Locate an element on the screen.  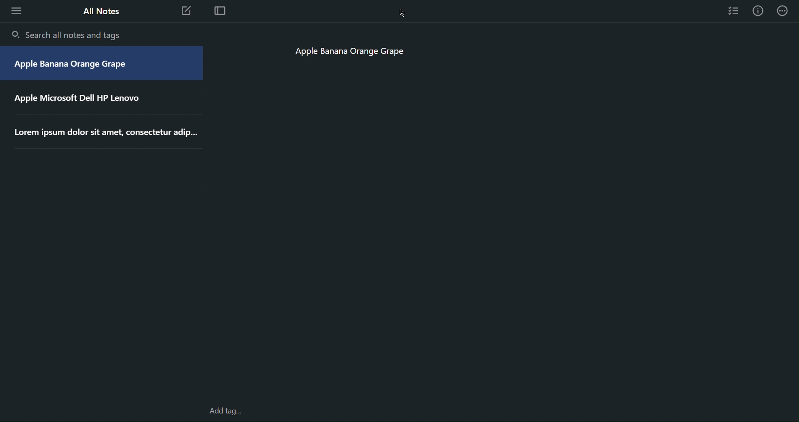
New Note is located at coordinates (186, 12).